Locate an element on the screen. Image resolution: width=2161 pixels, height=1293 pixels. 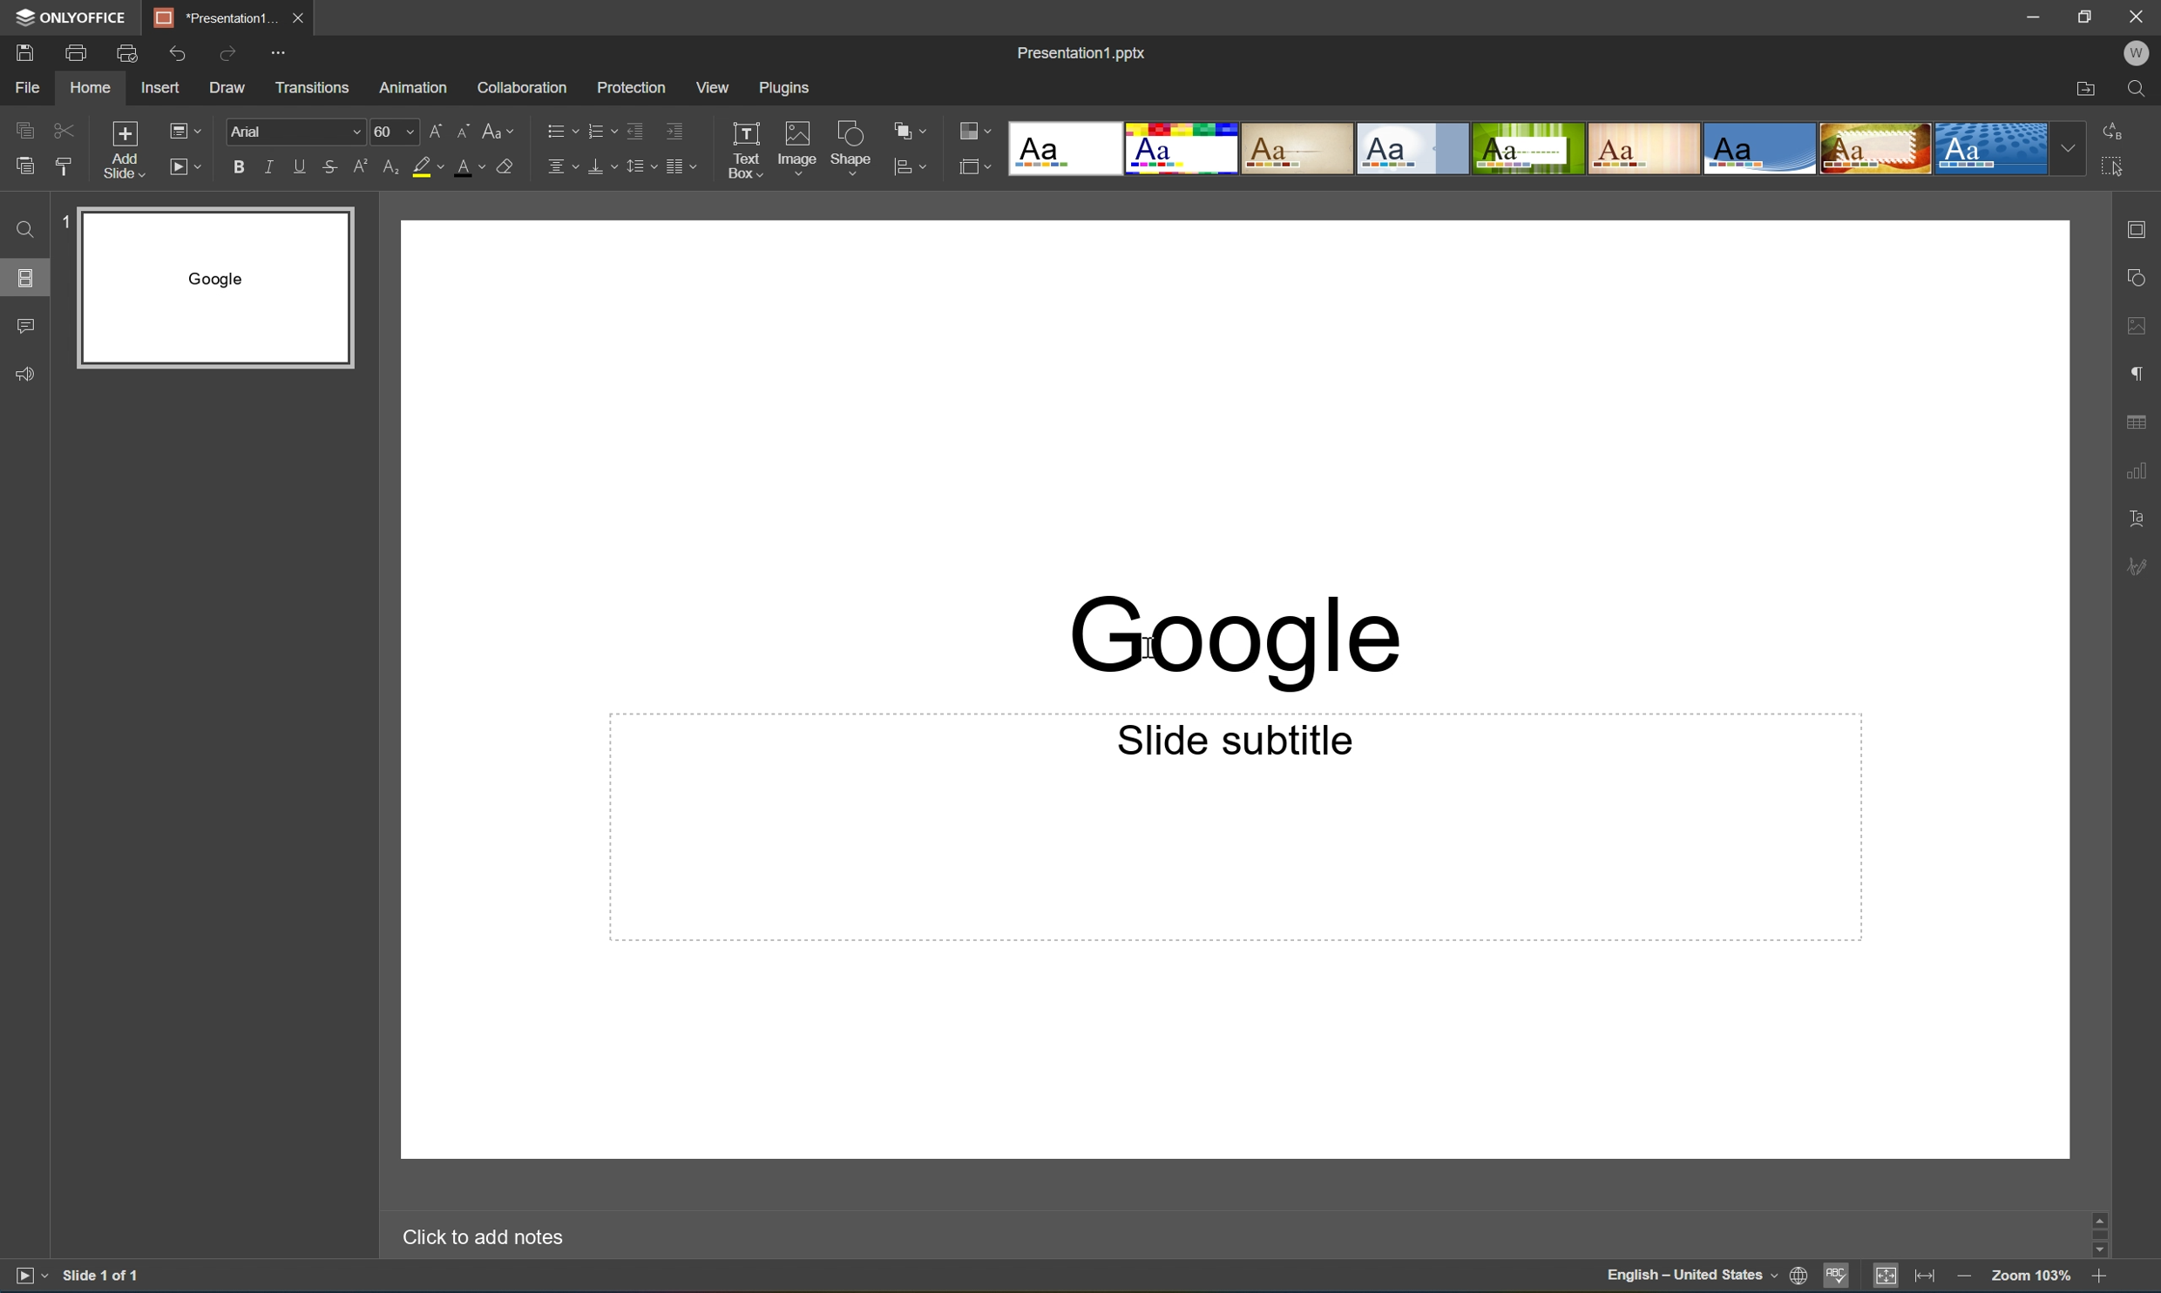
Slide 1 of 1 is located at coordinates (106, 1276).